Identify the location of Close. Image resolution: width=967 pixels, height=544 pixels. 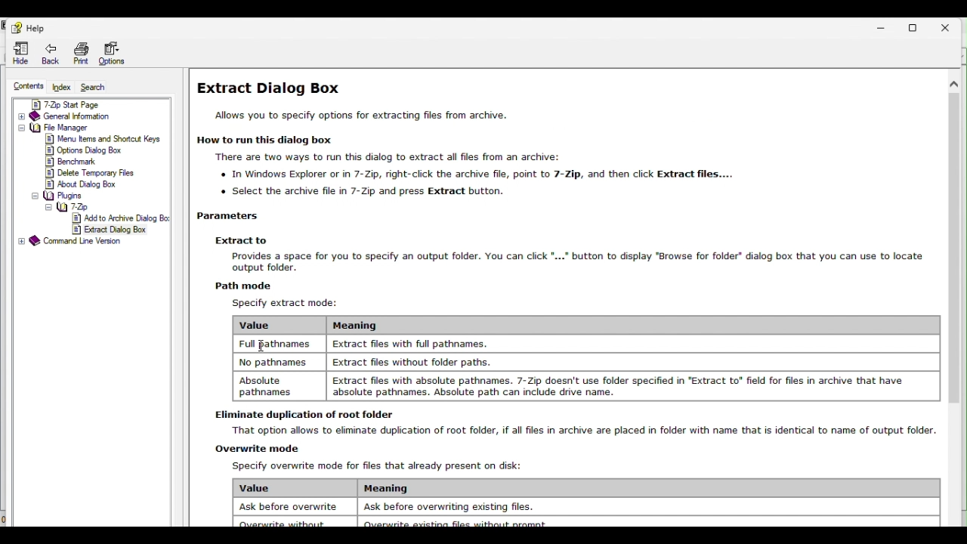
(946, 27).